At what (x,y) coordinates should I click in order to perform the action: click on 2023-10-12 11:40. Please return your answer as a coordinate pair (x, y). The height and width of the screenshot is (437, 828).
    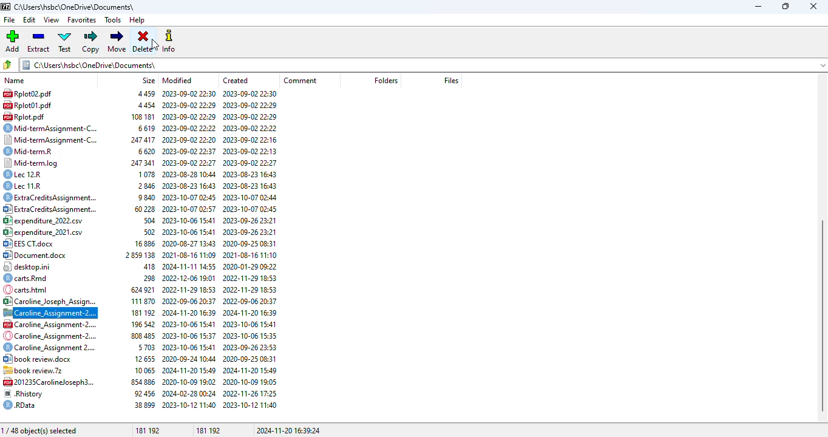
    Looking at the image, I should click on (251, 405).